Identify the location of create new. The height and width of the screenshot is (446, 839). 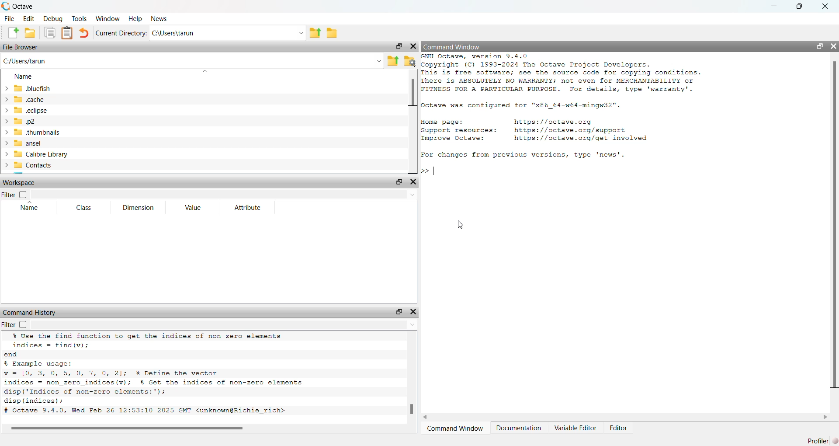
(11, 34).